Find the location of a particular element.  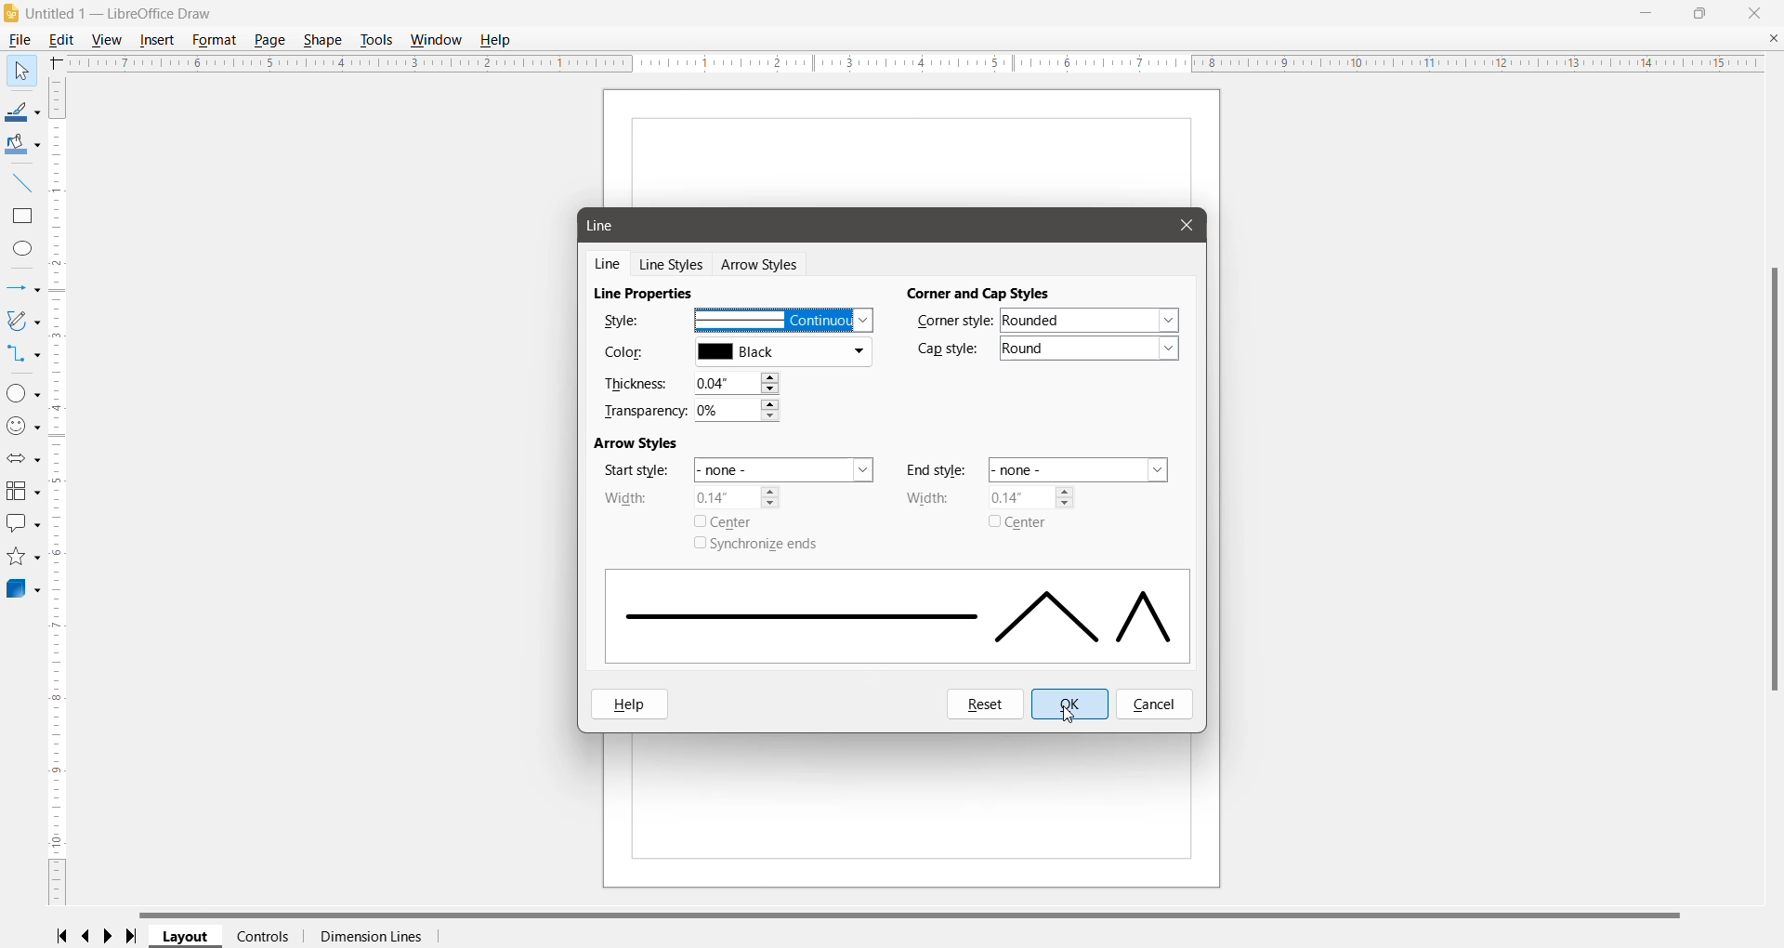

Line Properties is located at coordinates (648, 293).